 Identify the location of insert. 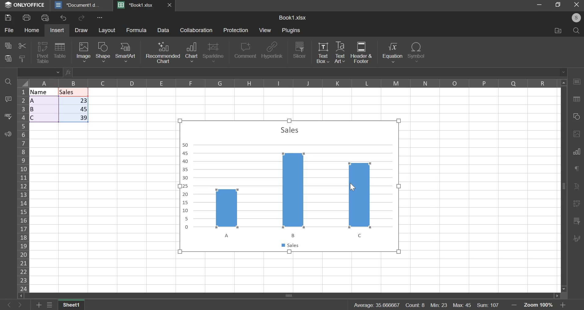
(57, 30).